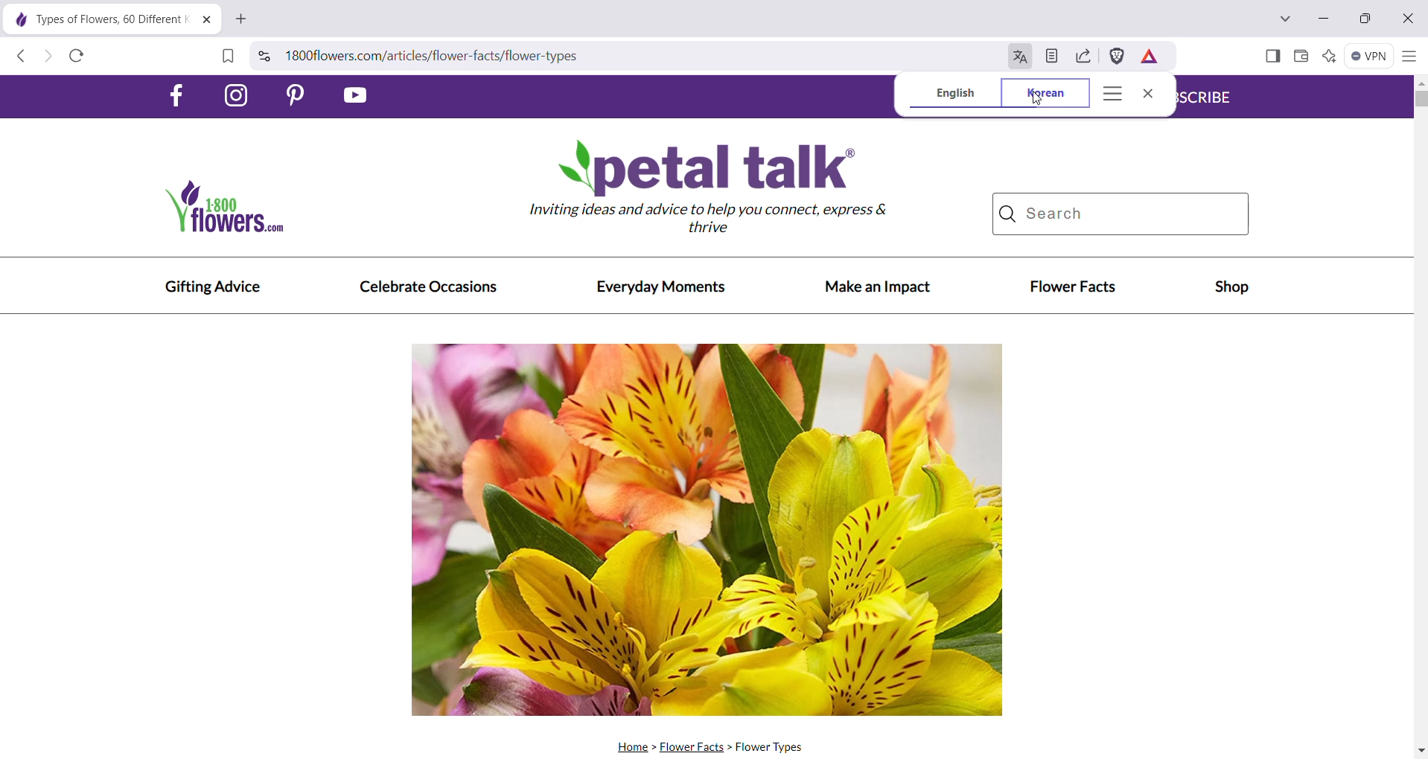 The image size is (1428, 759). I want to click on Current Webpage, so click(711, 439).